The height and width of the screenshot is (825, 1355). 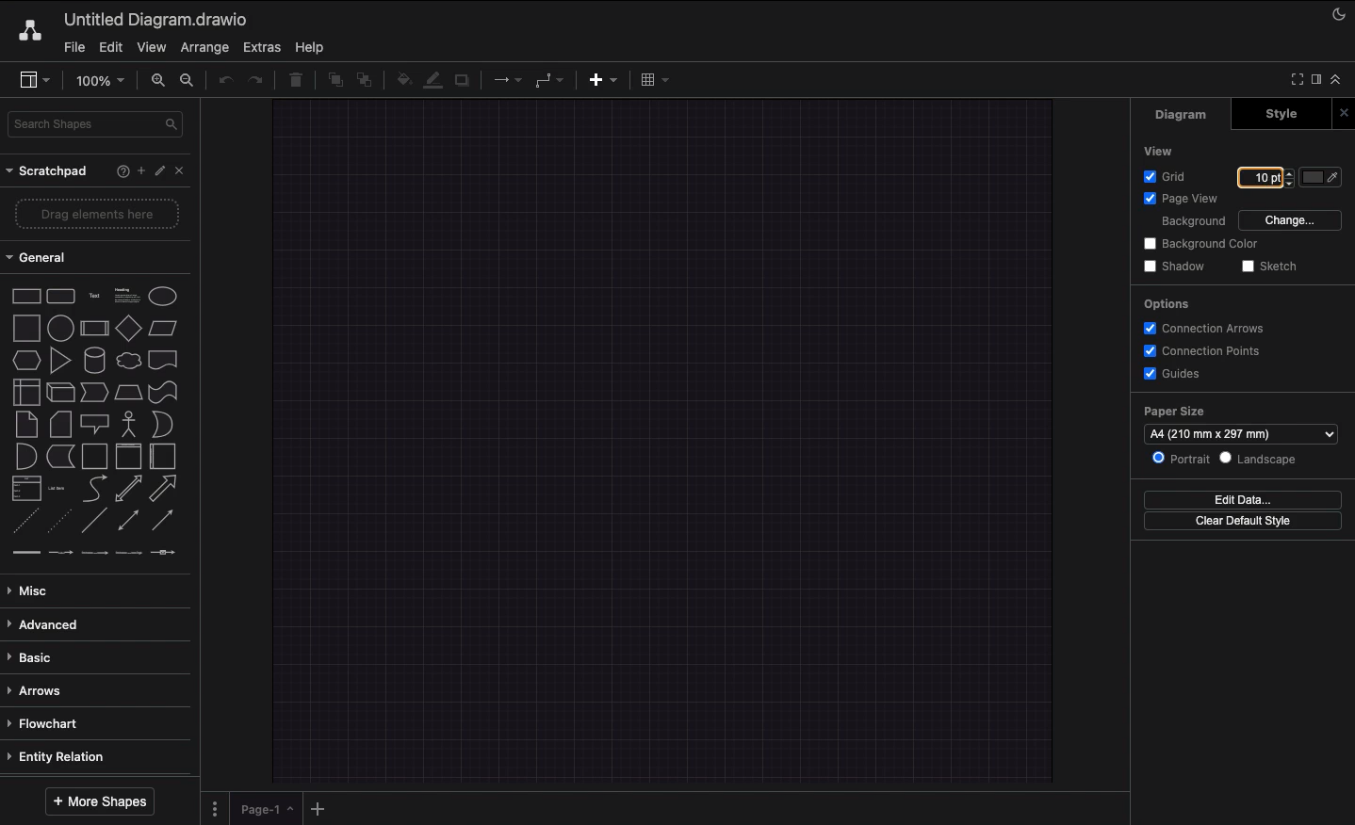 I want to click on Diagram, so click(x=1183, y=115).